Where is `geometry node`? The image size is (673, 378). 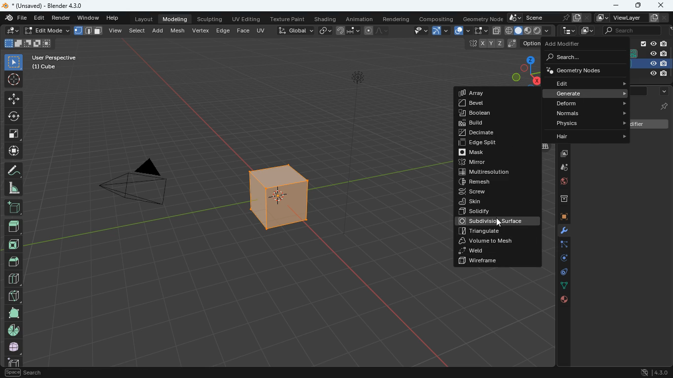 geometry node is located at coordinates (480, 18).